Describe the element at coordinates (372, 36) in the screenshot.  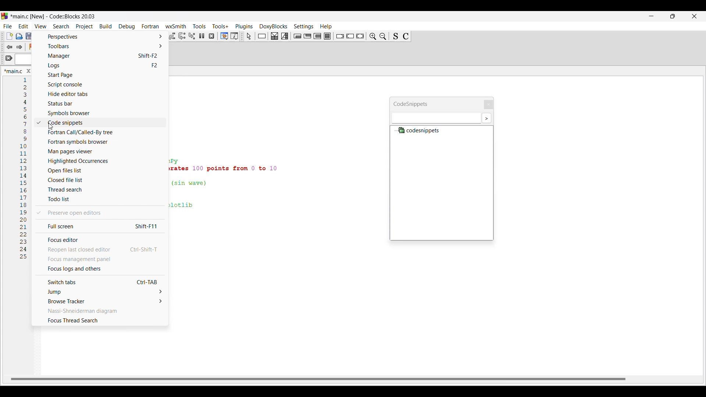
I see `Zoom out` at that location.